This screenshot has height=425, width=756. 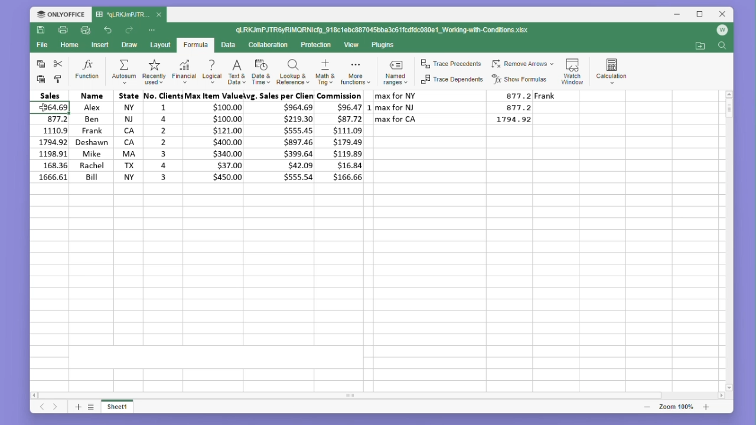 What do you see at coordinates (130, 30) in the screenshot?
I see `Redo` at bounding box center [130, 30].